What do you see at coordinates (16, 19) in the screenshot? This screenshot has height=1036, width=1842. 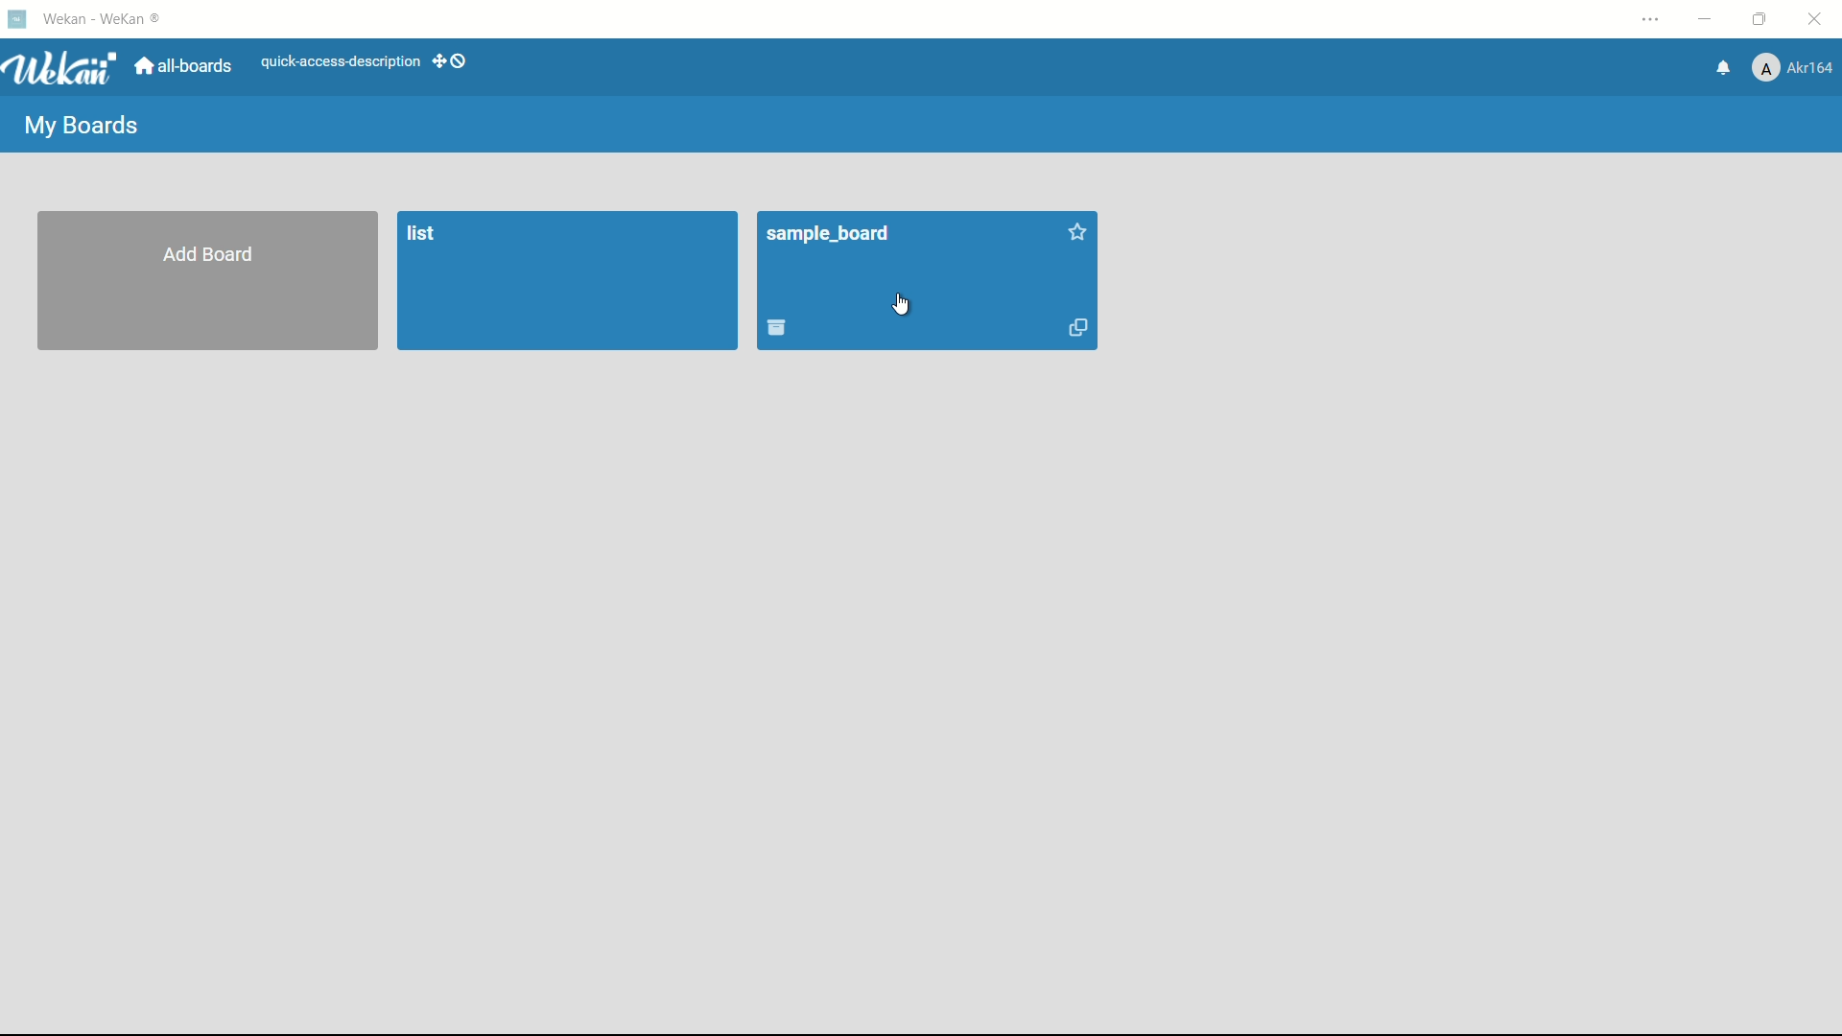 I see `Wekan icon` at bounding box center [16, 19].